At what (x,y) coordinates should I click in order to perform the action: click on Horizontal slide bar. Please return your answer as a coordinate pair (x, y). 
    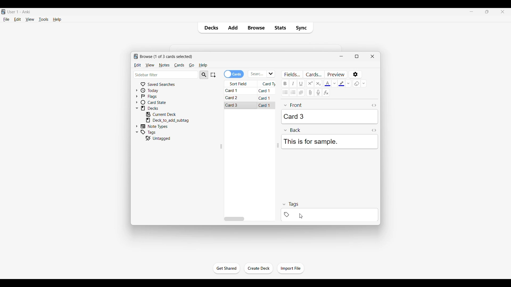
    Looking at the image, I should click on (234, 219).